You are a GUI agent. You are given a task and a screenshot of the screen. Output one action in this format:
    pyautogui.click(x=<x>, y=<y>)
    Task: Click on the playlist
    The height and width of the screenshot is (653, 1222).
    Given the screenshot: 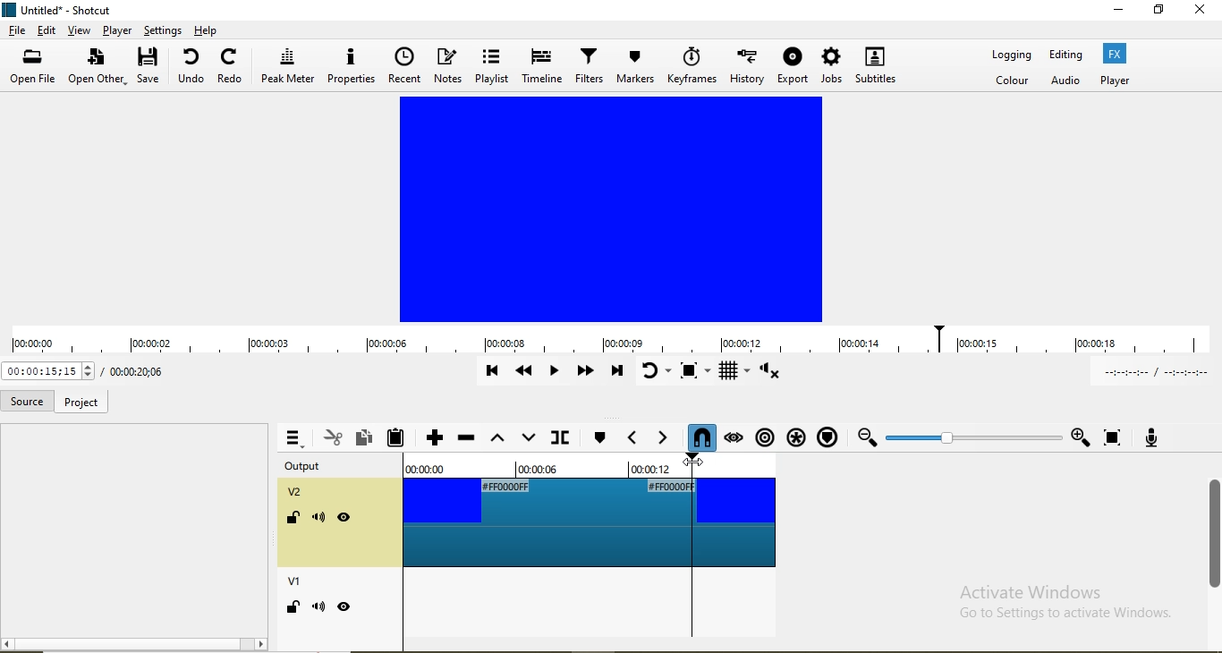 What is the action you would take?
    pyautogui.click(x=492, y=65)
    